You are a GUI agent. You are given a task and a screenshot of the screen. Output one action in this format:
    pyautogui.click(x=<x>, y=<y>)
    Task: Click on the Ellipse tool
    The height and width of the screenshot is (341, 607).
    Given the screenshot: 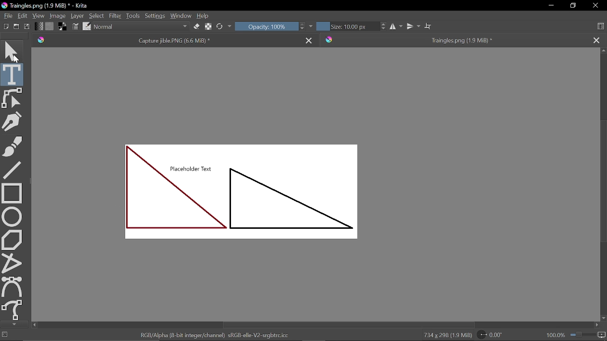 What is the action you would take?
    pyautogui.click(x=12, y=216)
    